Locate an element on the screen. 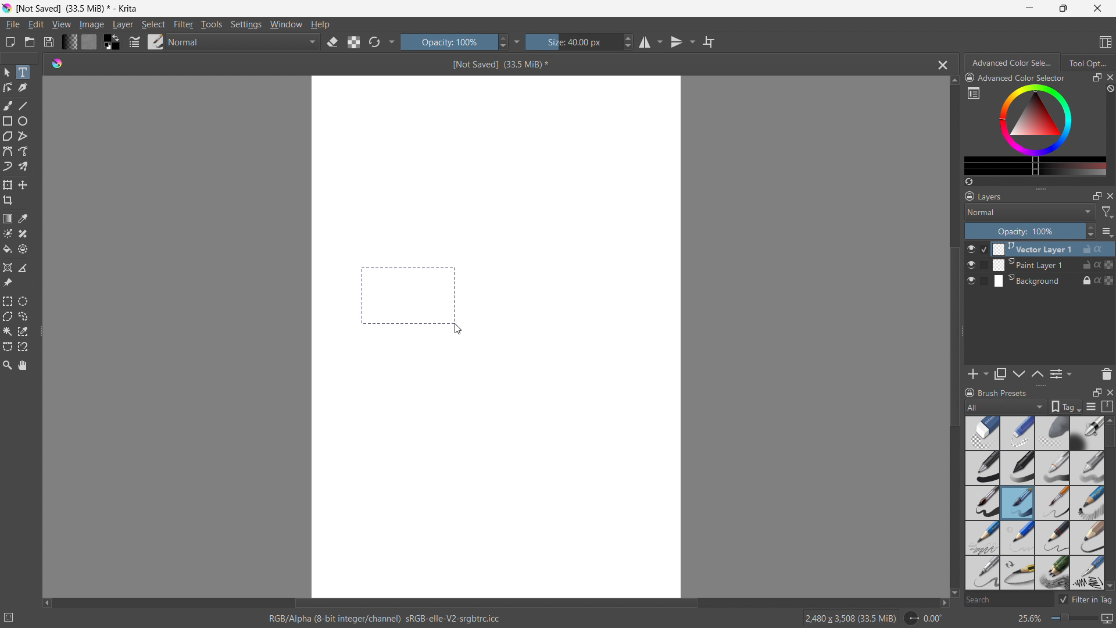  more settings is located at coordinates (392, 41).